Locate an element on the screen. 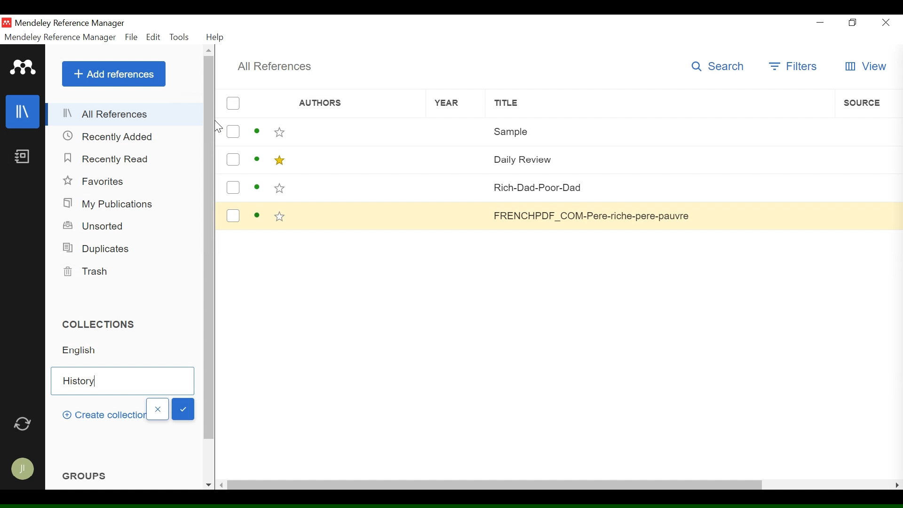 Image resolution: width=903 pixels, height=508 pixels. minimize is located at coordinates (822, 22).